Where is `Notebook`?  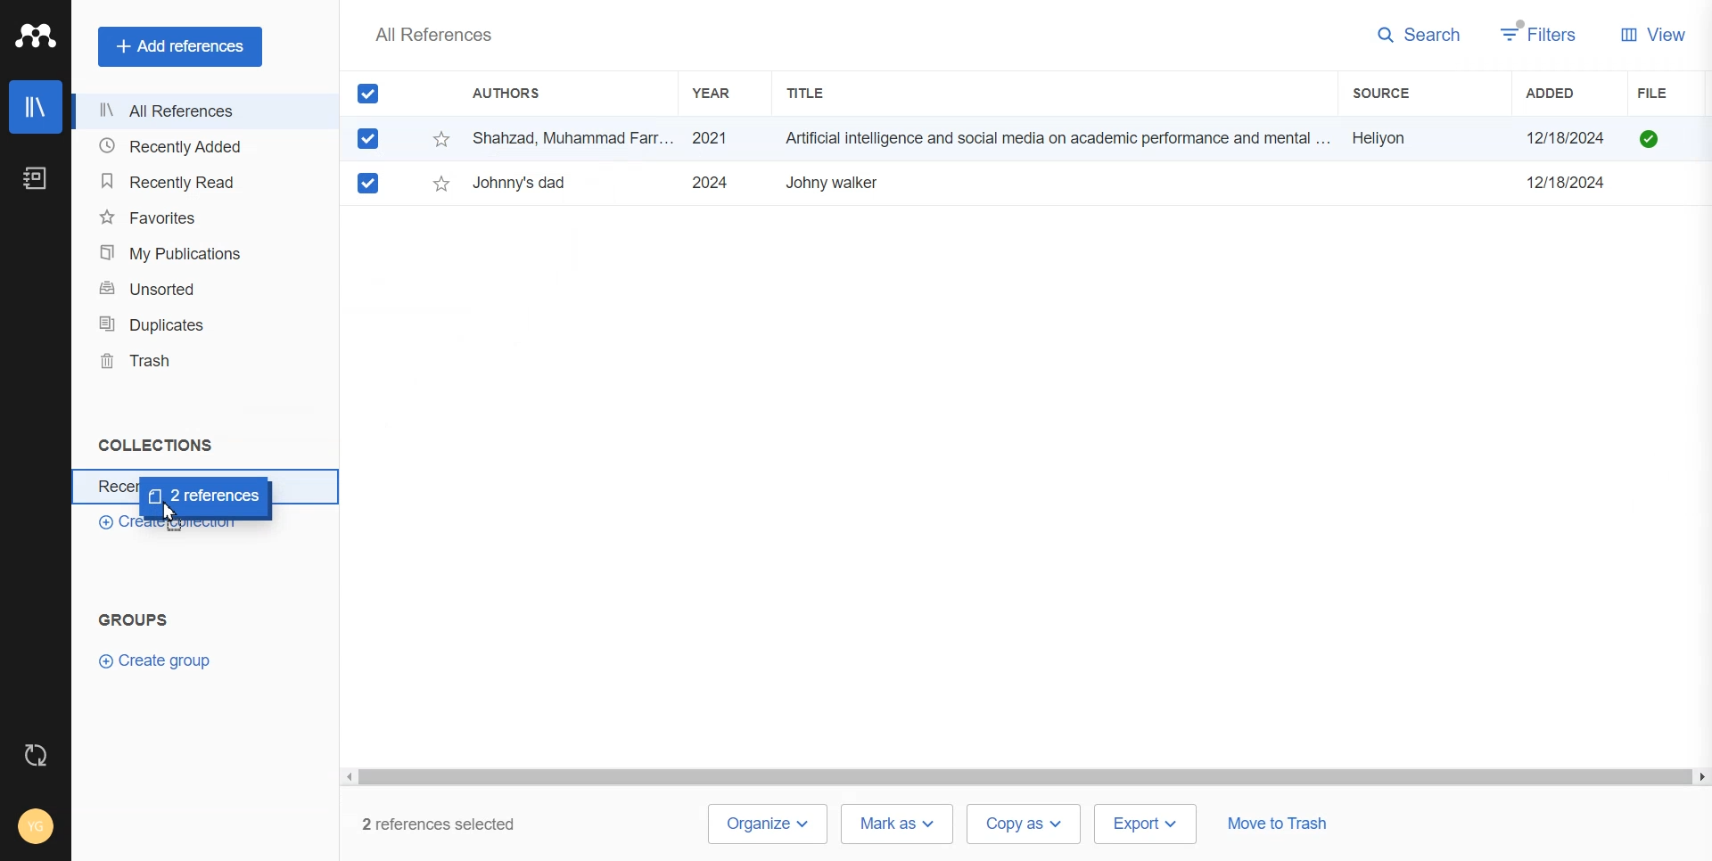
Notebook is located at coordinates (36, 178).